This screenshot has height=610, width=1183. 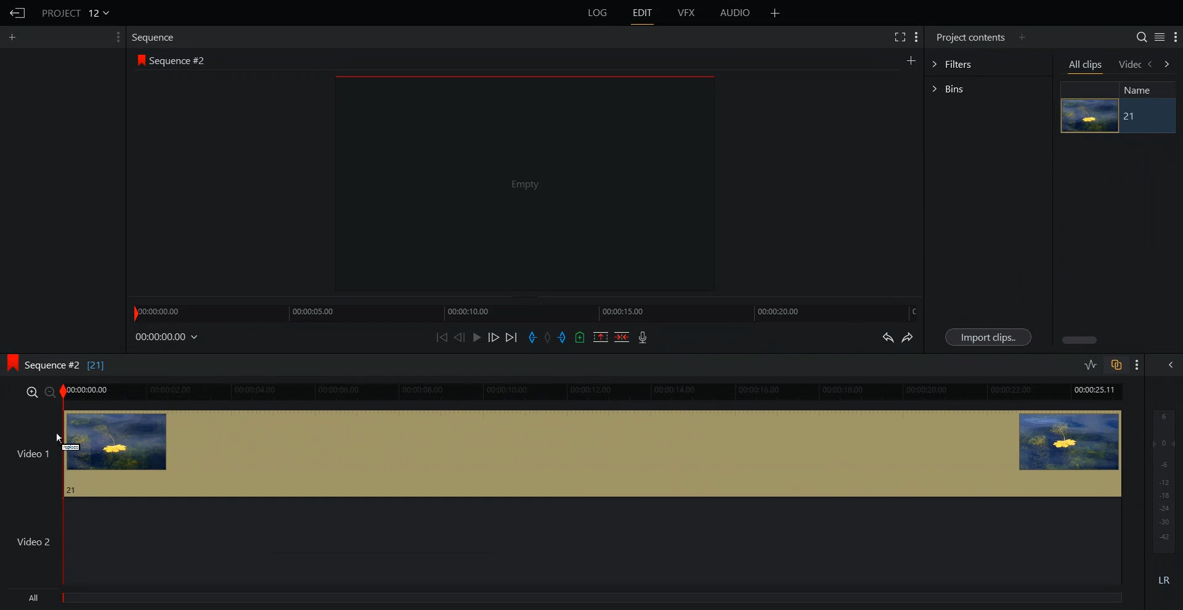 What do you see at coordinates (476, 337) in the screenshot?
I see `Play` at bounding box center [476, 337].